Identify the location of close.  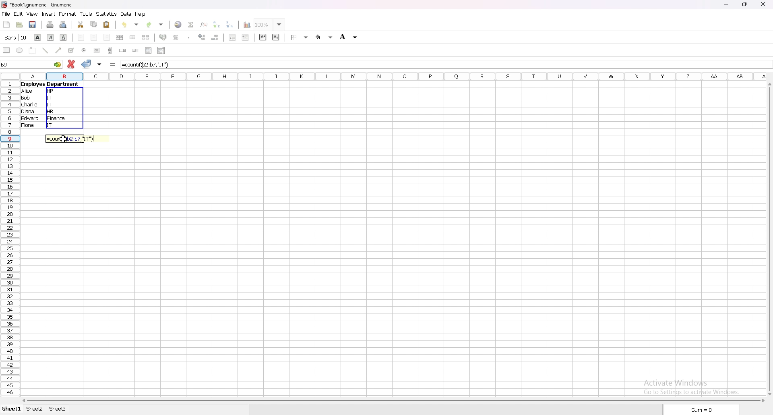
(764, 4).